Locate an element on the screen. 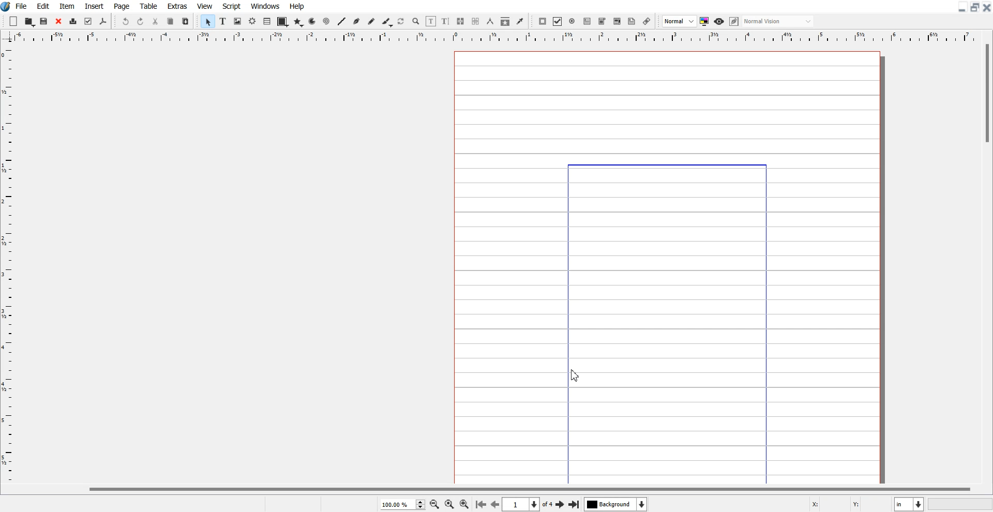 This screenshot has height=512, width=993. Copy is located at coordinates (171, 21).